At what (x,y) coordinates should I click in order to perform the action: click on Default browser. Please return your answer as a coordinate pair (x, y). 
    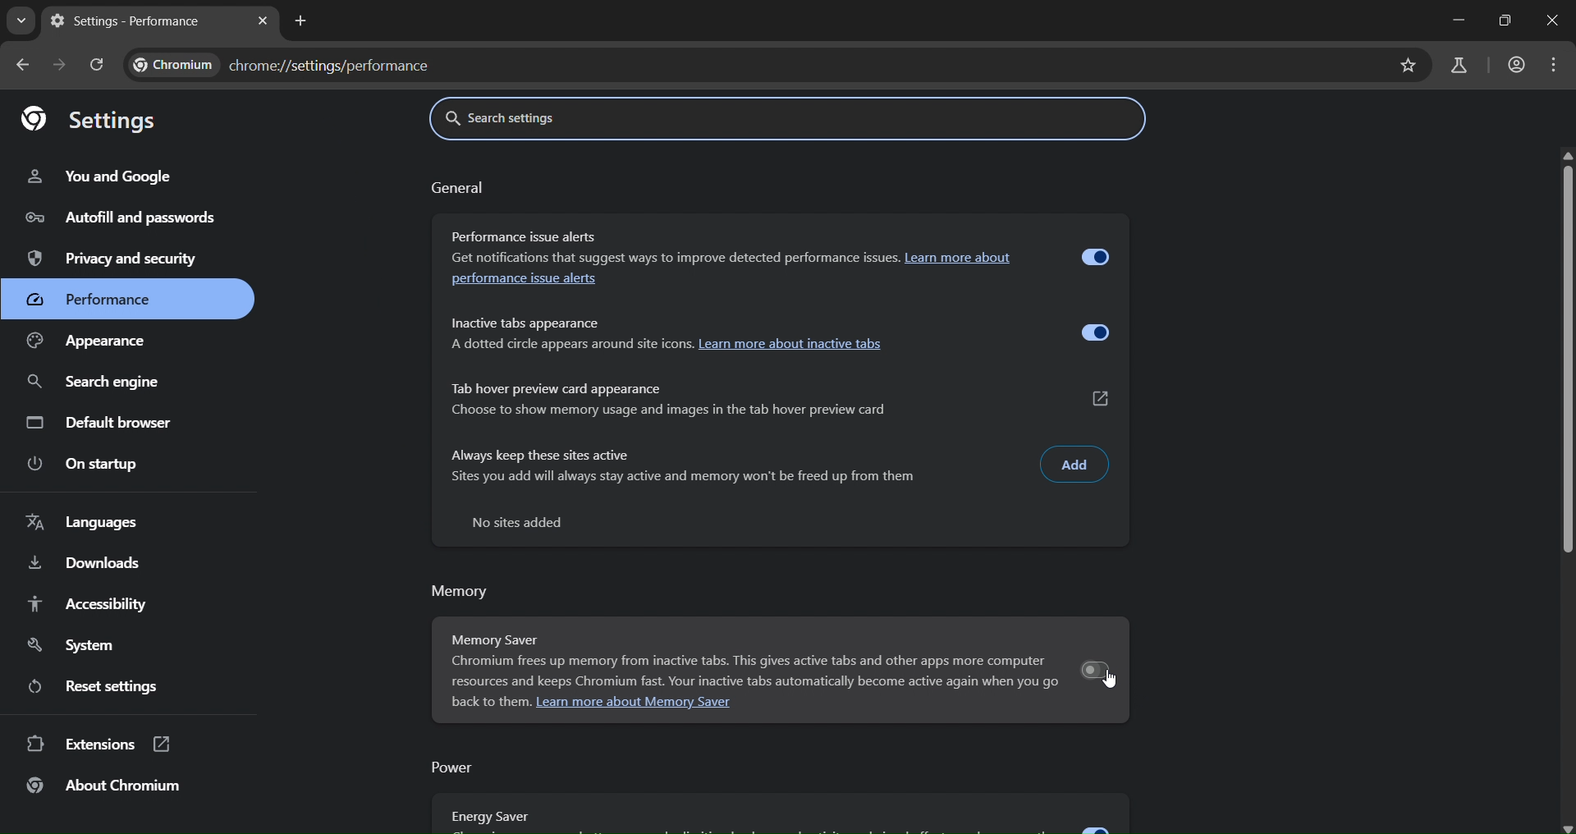
    Looking at the image, I should click on (103, 423).